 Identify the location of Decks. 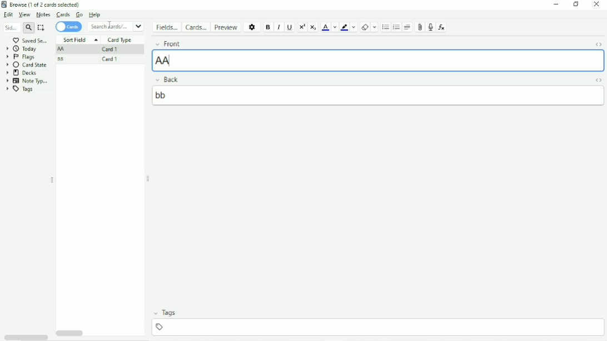
(22, 73).